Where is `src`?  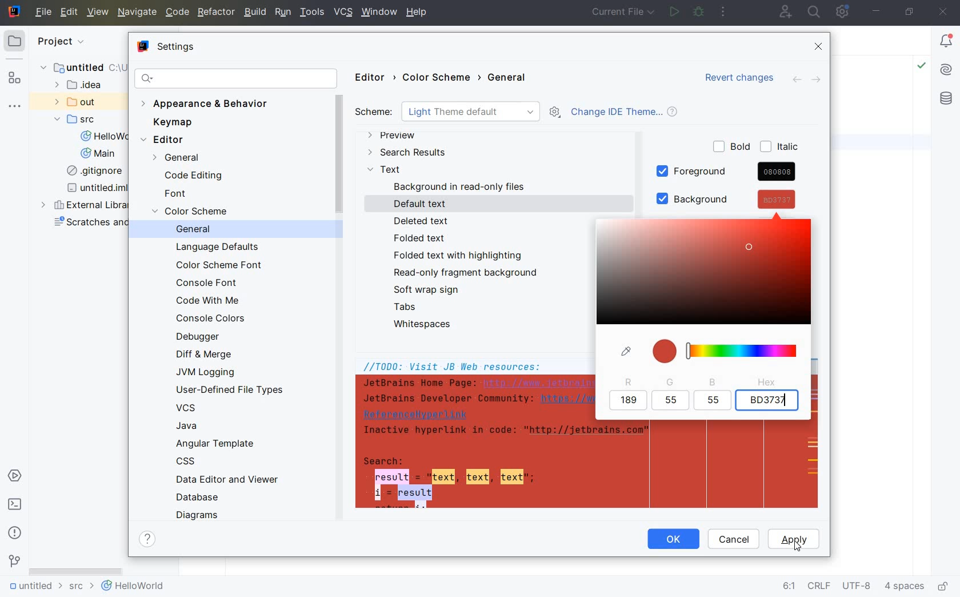 src is located at coordinates (80, 588).